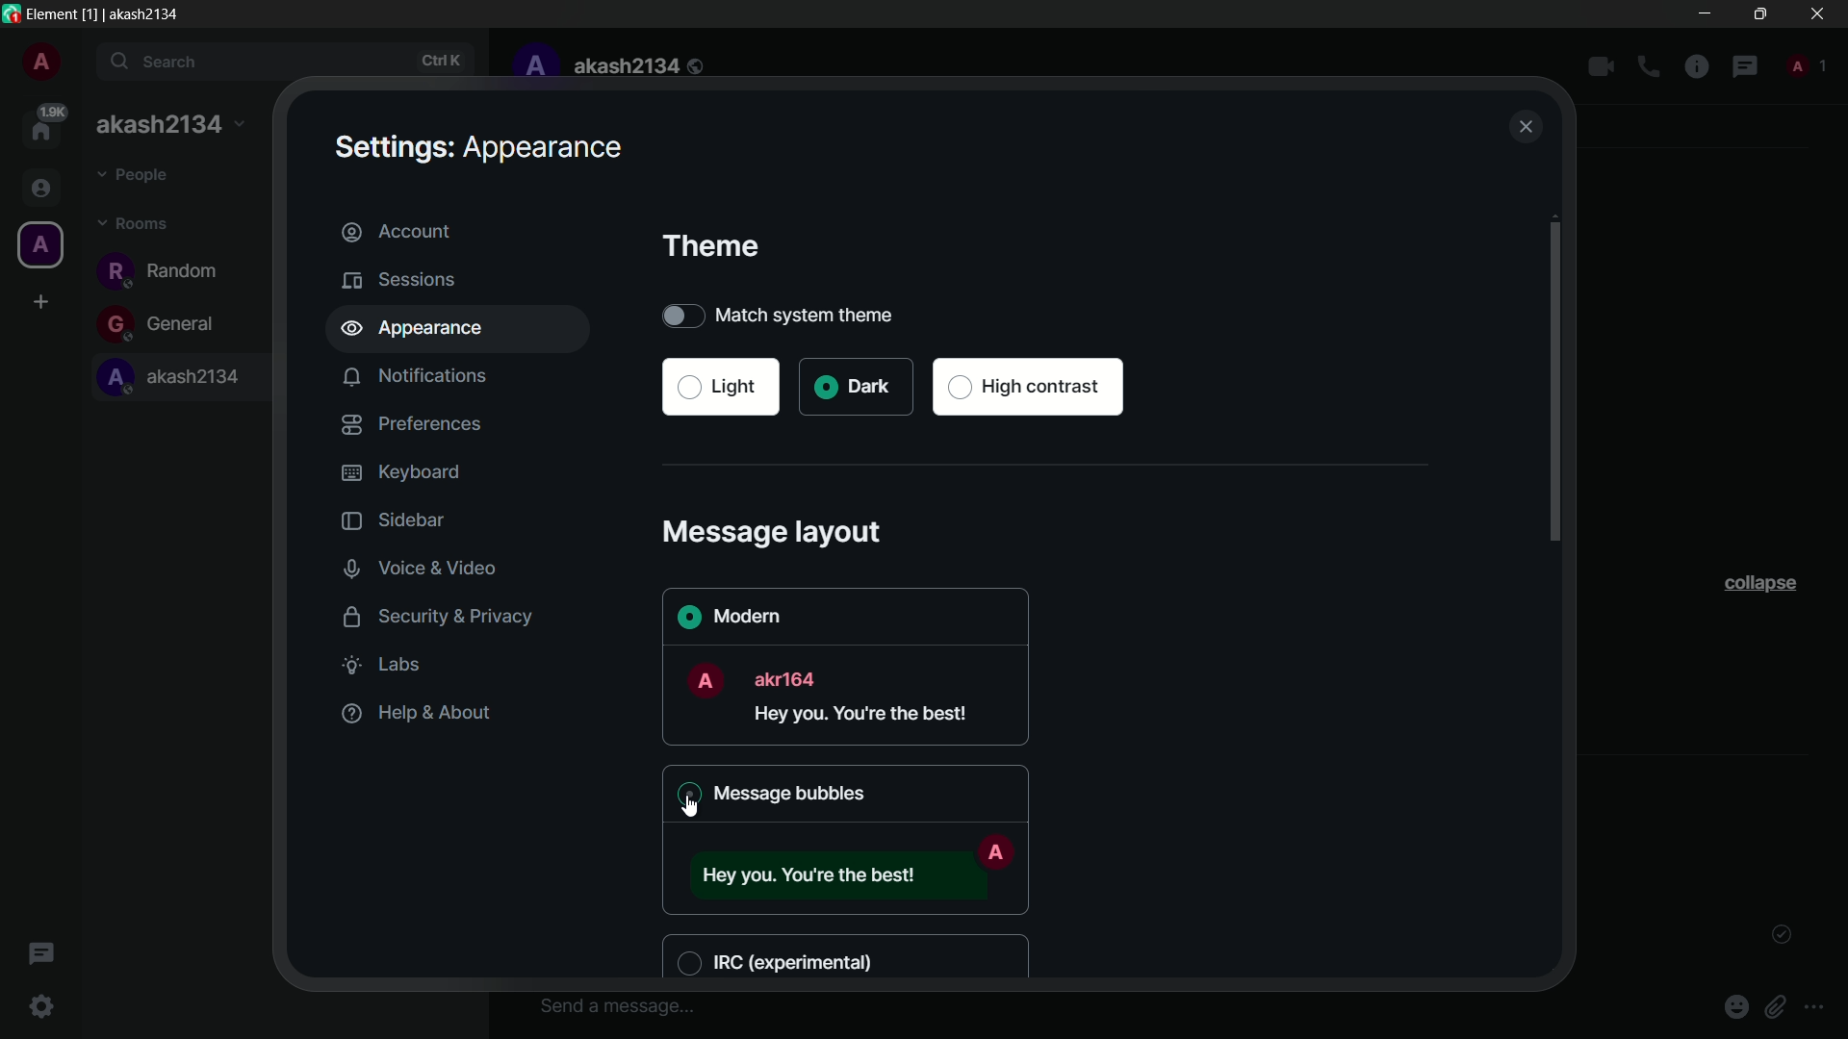 This screenshot has height=1039, width=1848. What do you see at coordinates (1780, 1006) in the screenshot?
I see `attach` at bounding box center [1780, 1006].